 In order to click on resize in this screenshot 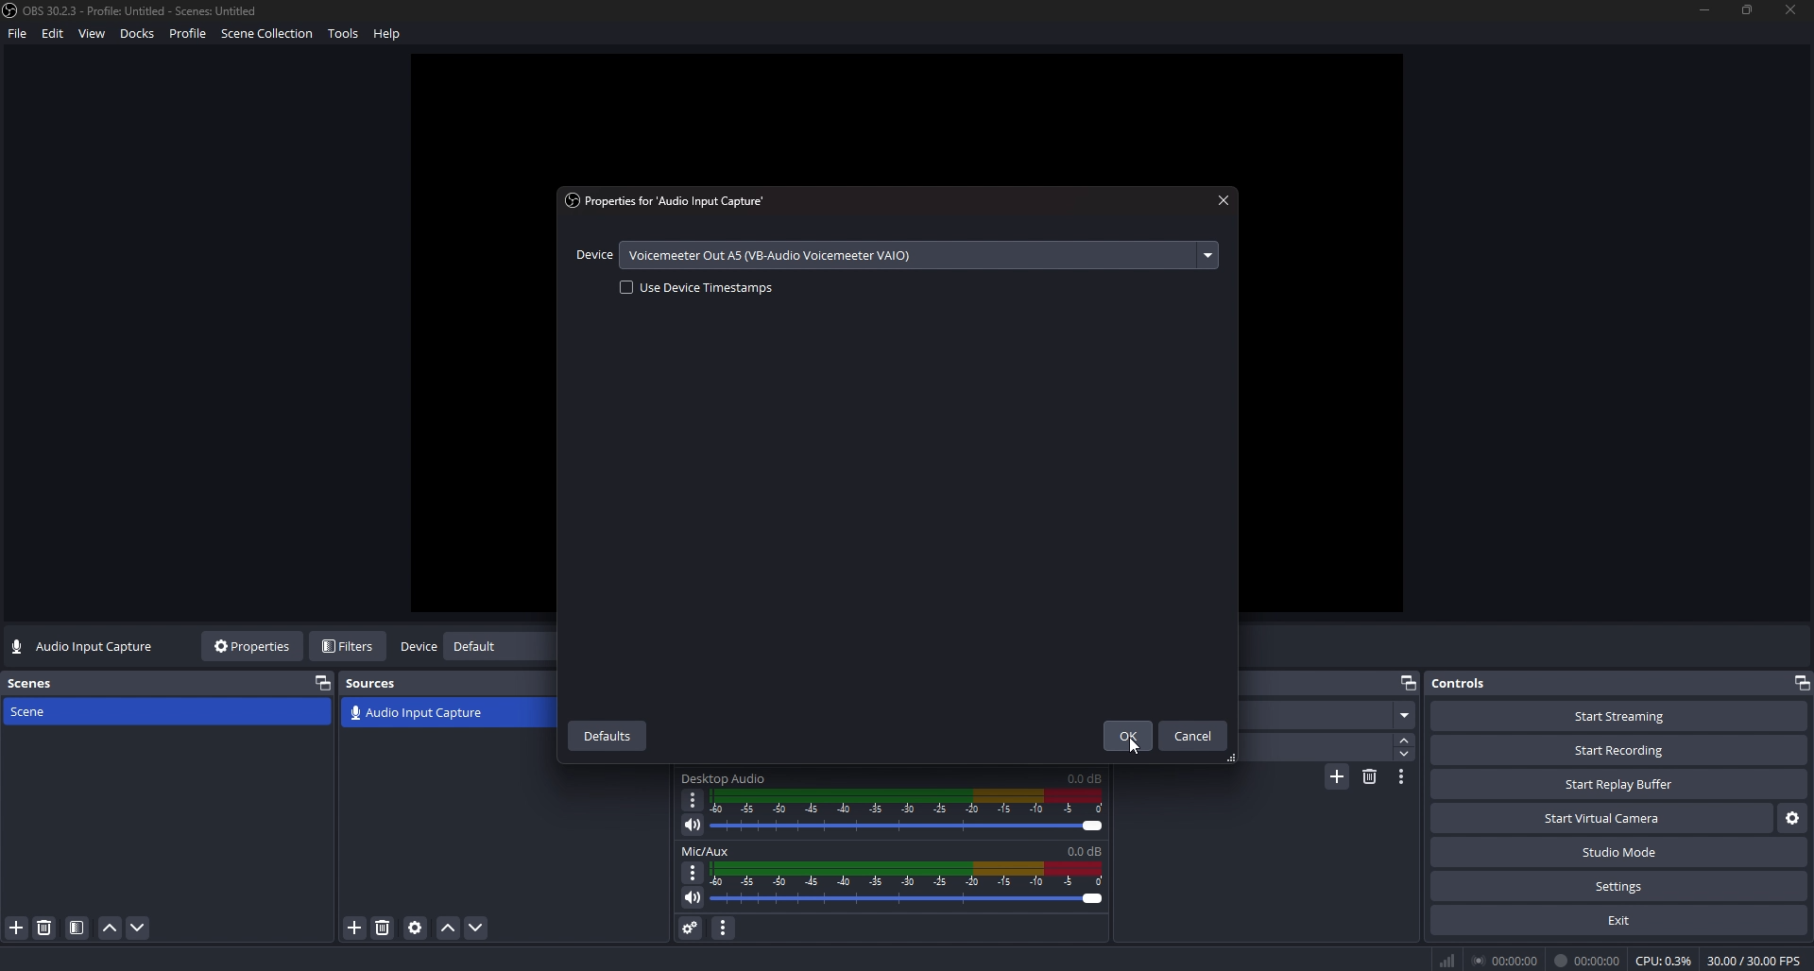, I will do `click(1750, 9)`.